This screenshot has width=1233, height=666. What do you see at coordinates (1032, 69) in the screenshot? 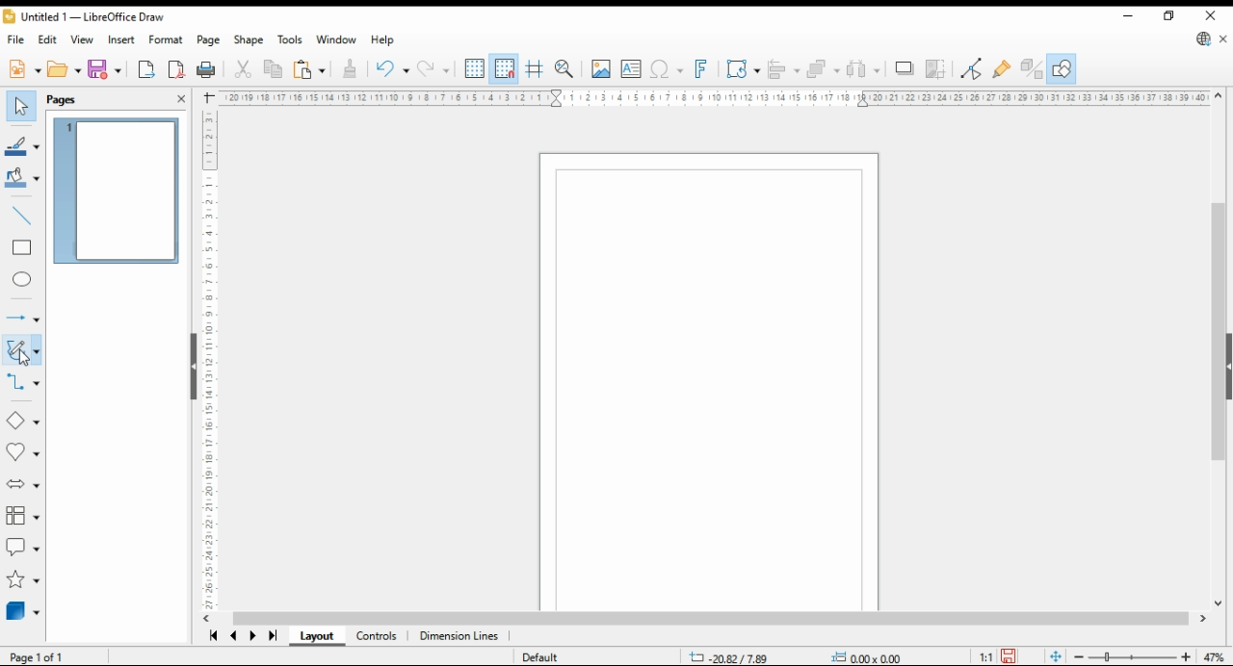
I see `toggle extrusions` at bounding box center [1032, 69].